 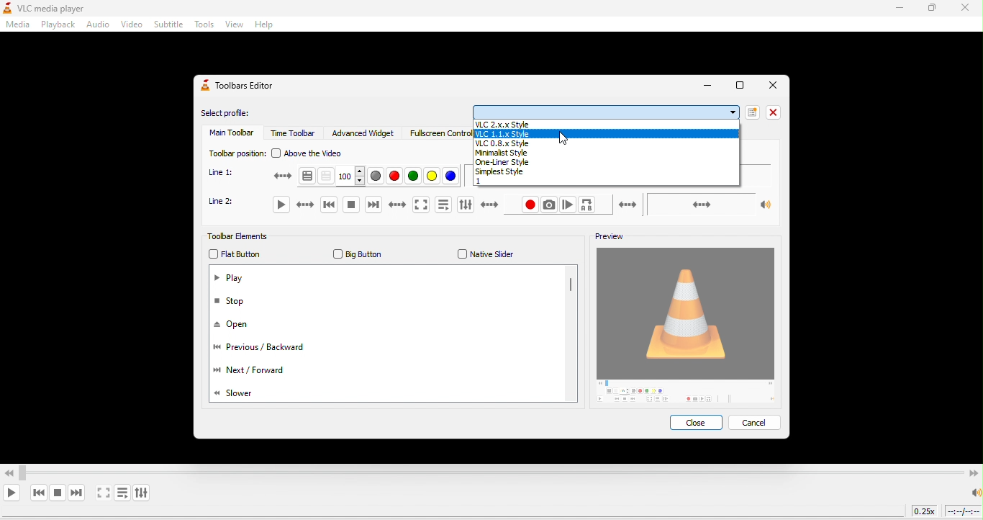 I want to click on yellow, so click(x=432, y=176).